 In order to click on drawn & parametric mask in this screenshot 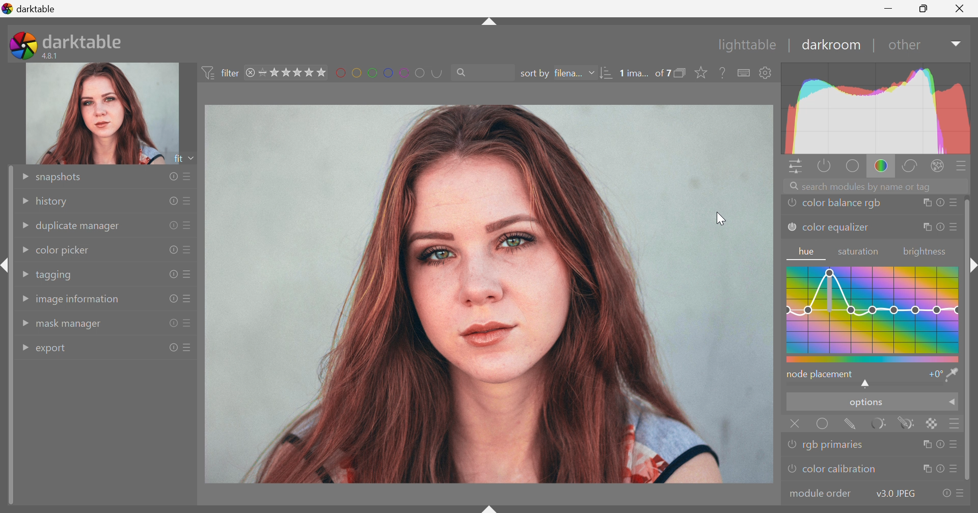, I will do `click(909, 424)`.